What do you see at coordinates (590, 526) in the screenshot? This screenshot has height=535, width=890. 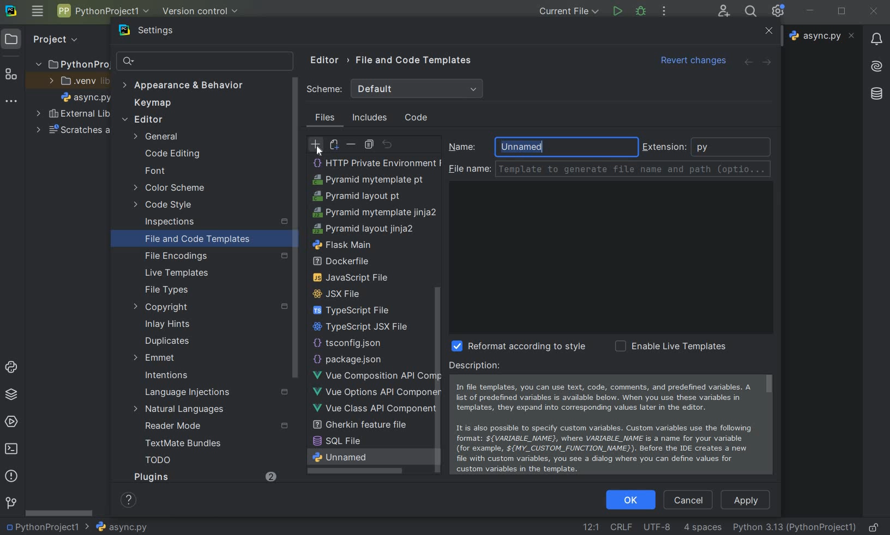 I see `go to line` at bounding box center [590, 526].